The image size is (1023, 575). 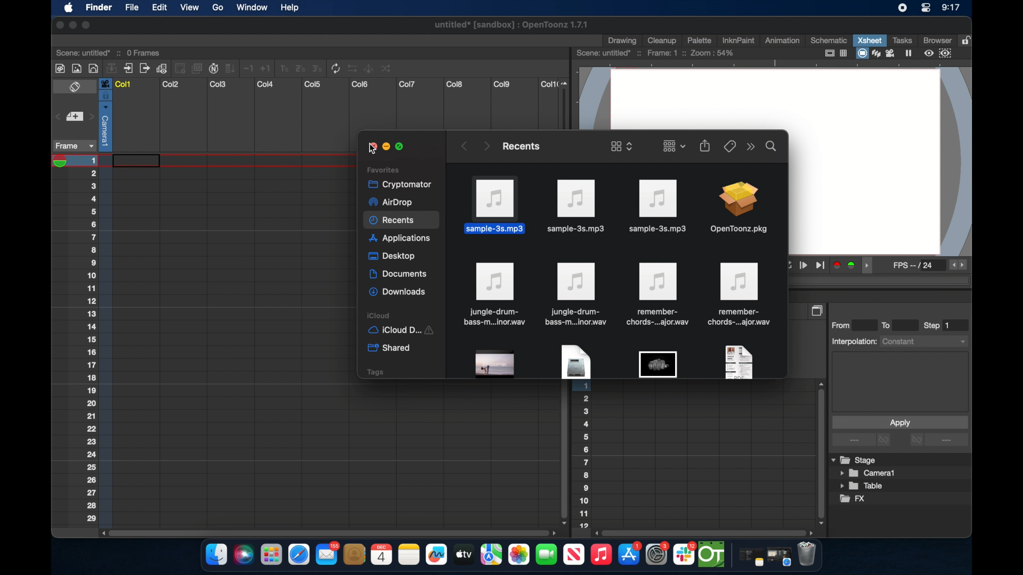 I want to click on slider, so click(x=567, y=103).